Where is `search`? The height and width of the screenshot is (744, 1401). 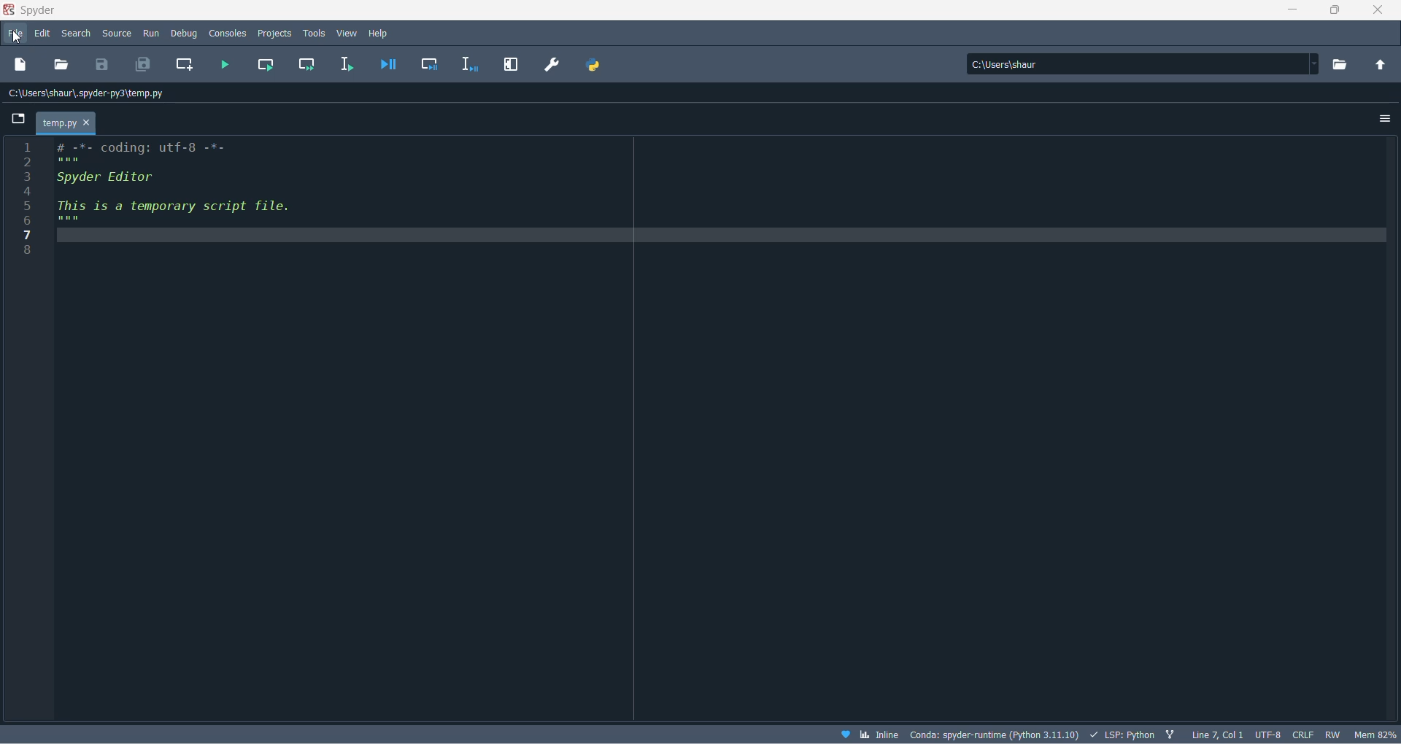 search is located at coordinates (76, 36).